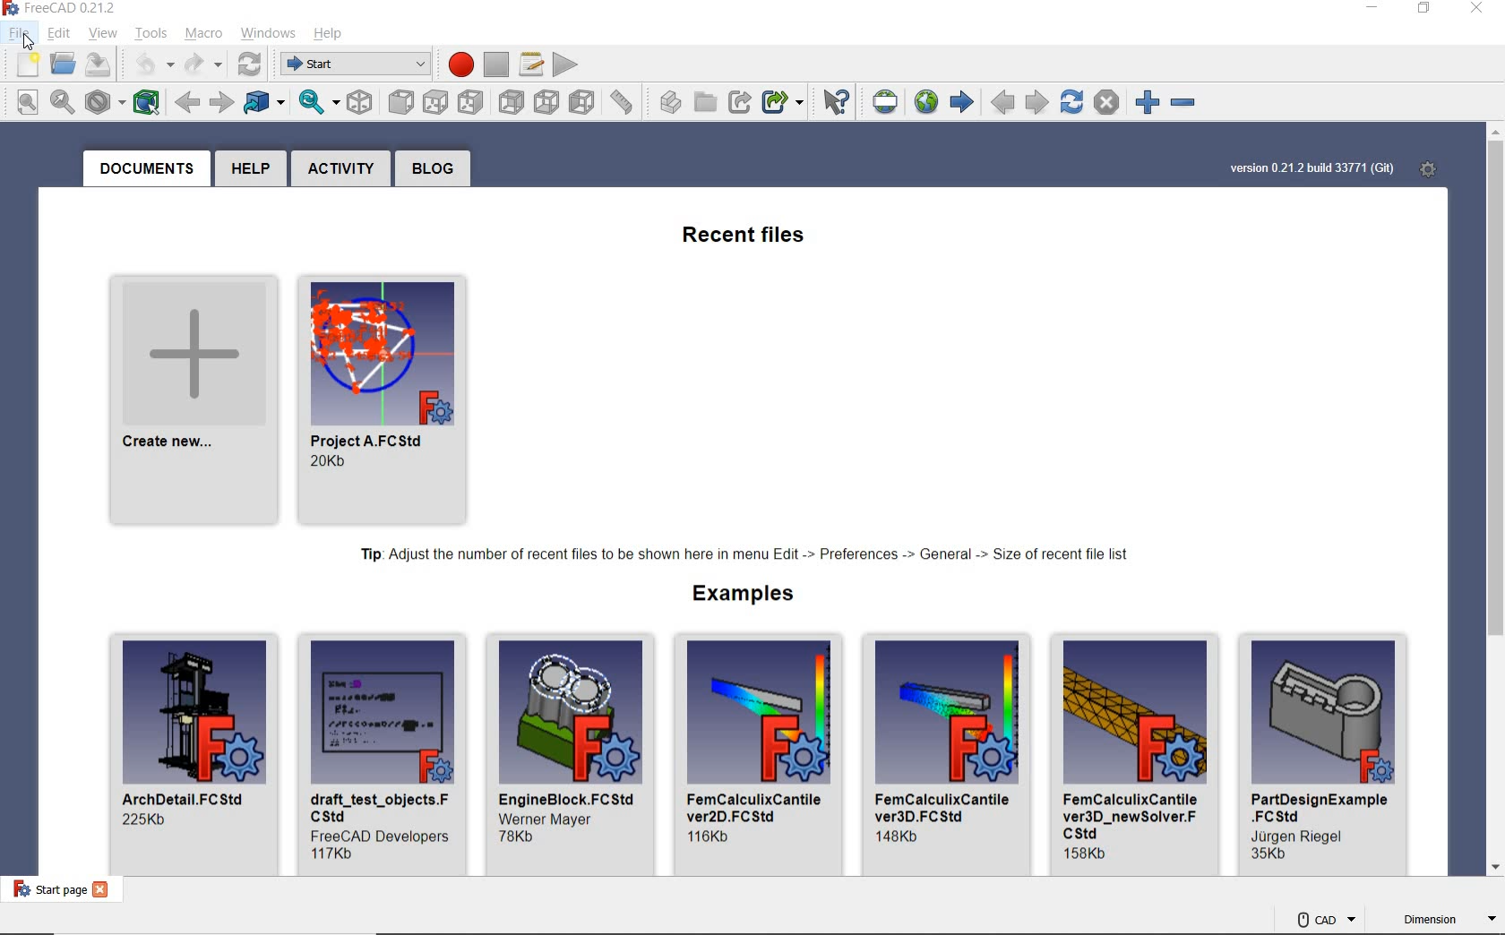 Image resolution: width=1505 pixels, height=935 pixels. Describe the element at coordinates (20, 33) in the screenshot. I see `FILE` at that location.